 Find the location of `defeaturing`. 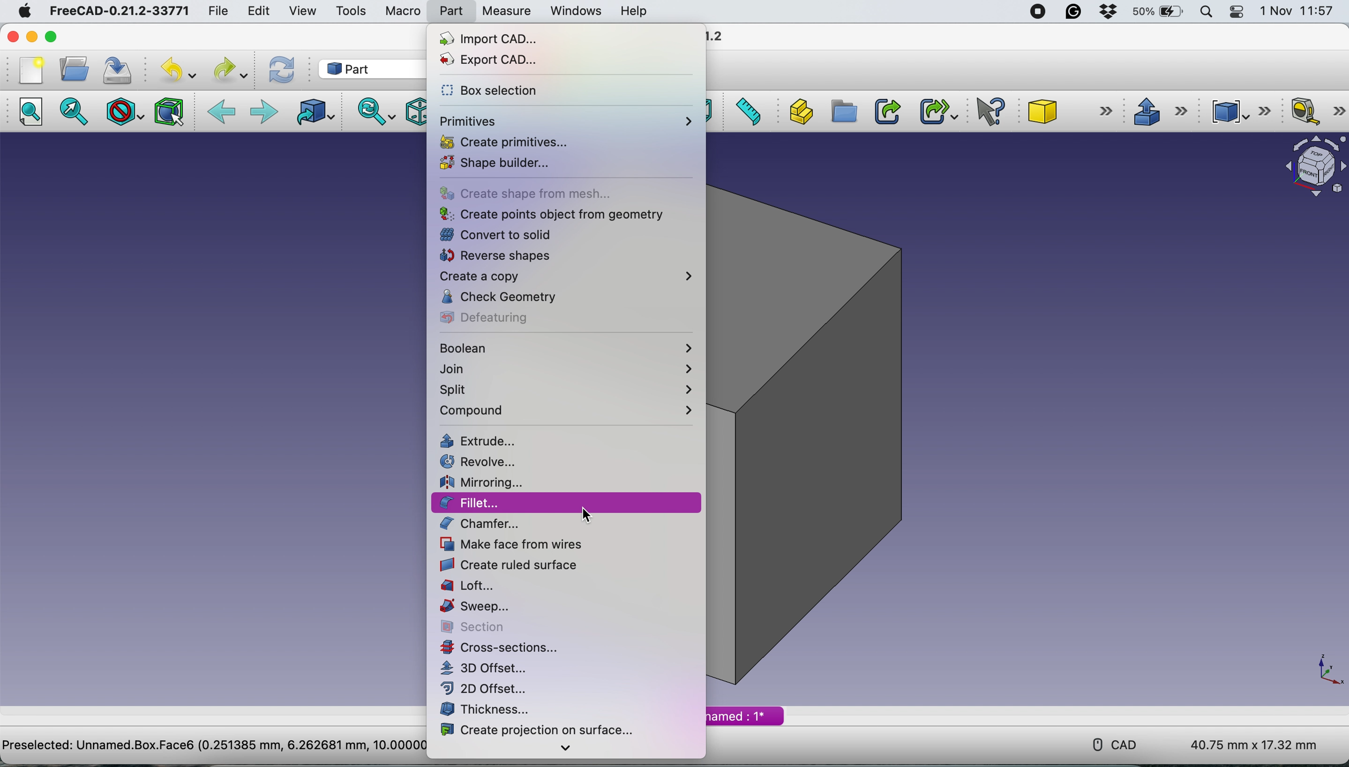

defeaturing is located at coordinates (493, 317).